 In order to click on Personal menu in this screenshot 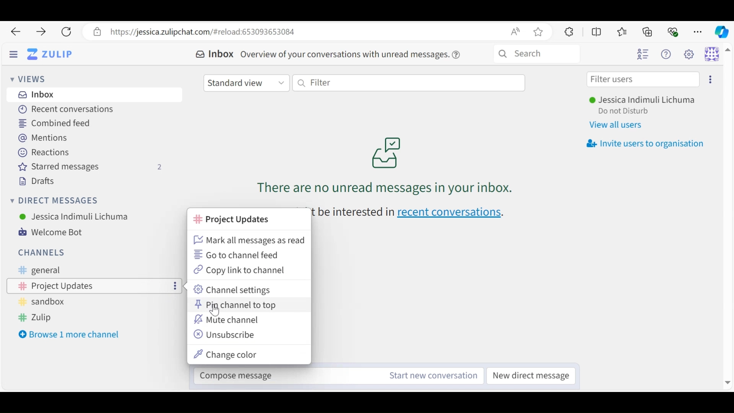, I will do `click(712, 54)`.